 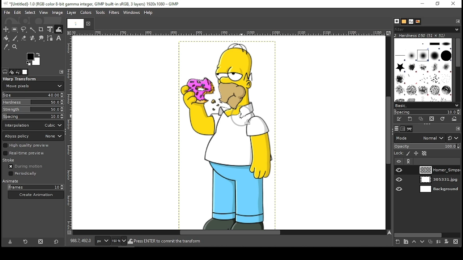 I want to click on colors, so click(x=87, y=13).